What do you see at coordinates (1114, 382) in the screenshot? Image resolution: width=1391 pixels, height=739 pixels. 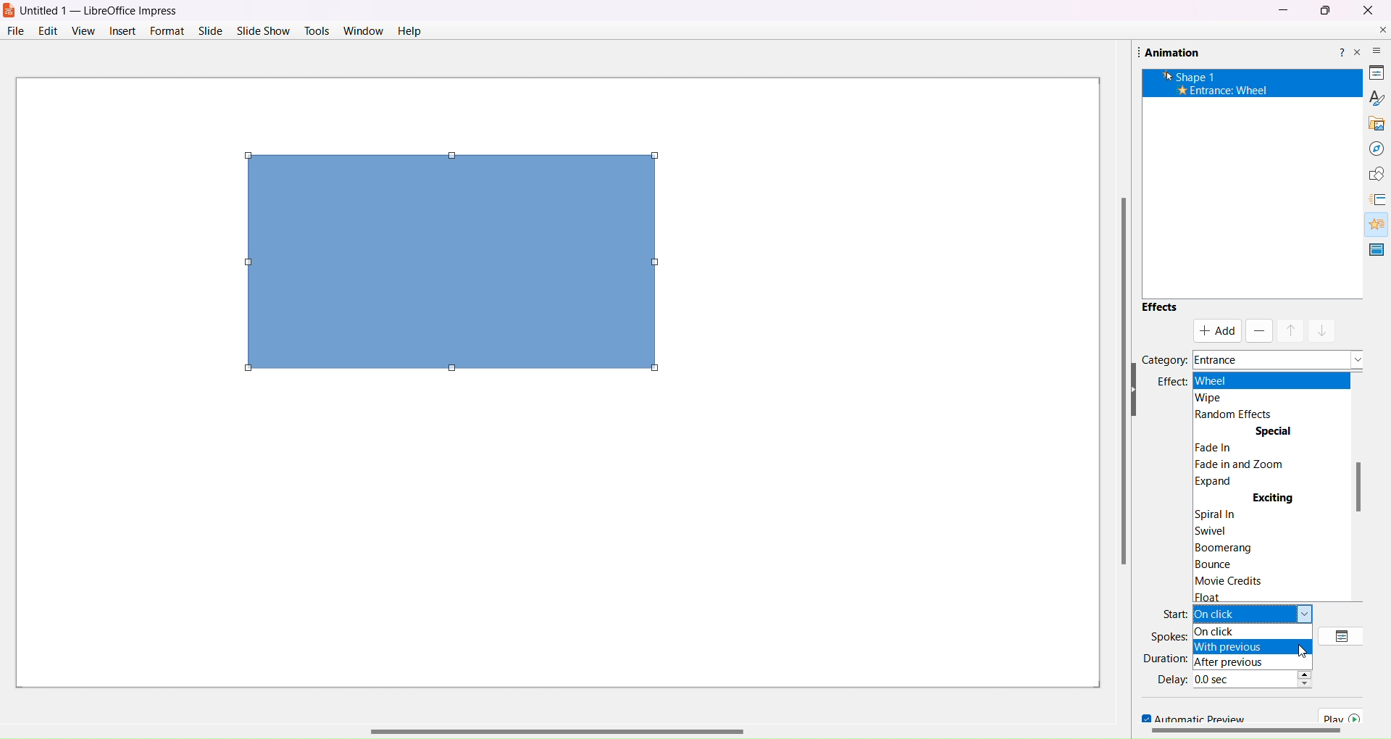 I see `Vertical Scroll Bar` at bounding box center [1114, 382].